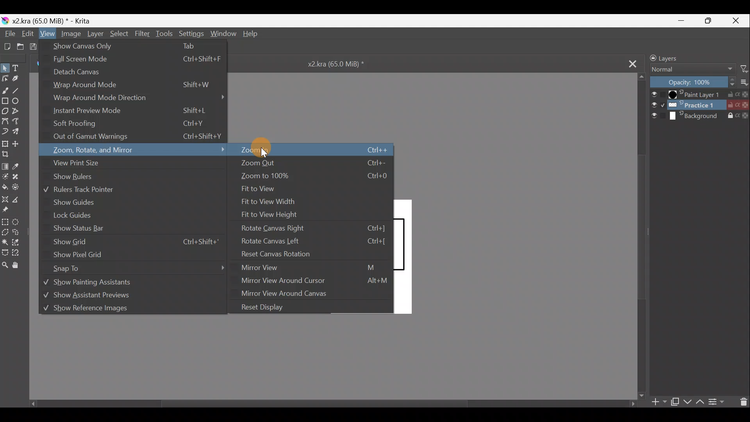 This screenshot has height=422, width=750. What do you see at coordinates (700, 403) in the screenshot?
I see `Move layer/mask up` at bounding box center [700, 403].